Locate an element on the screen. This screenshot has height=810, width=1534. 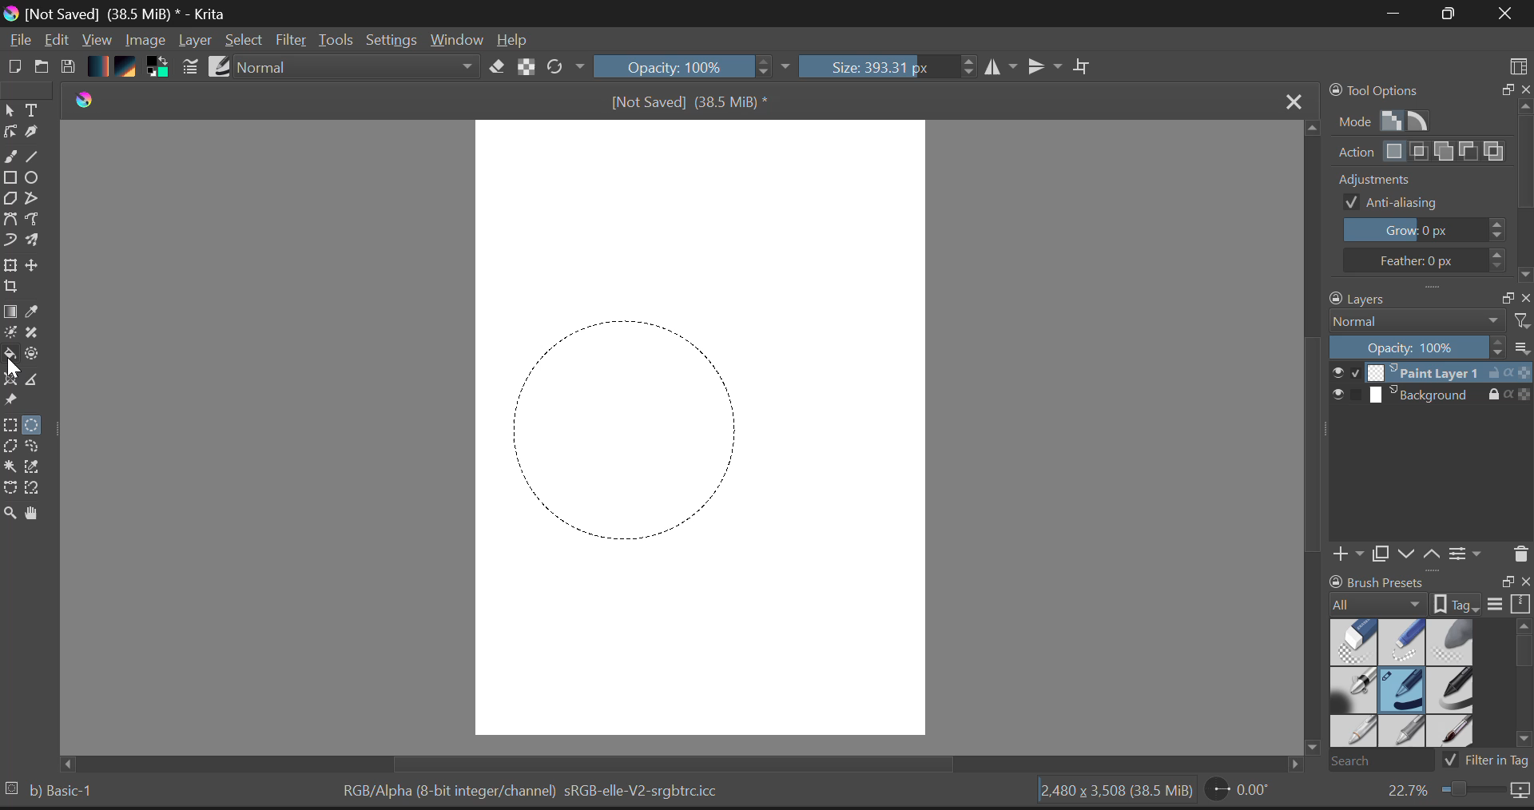
Rectangle is located at coordinates (13, 181).